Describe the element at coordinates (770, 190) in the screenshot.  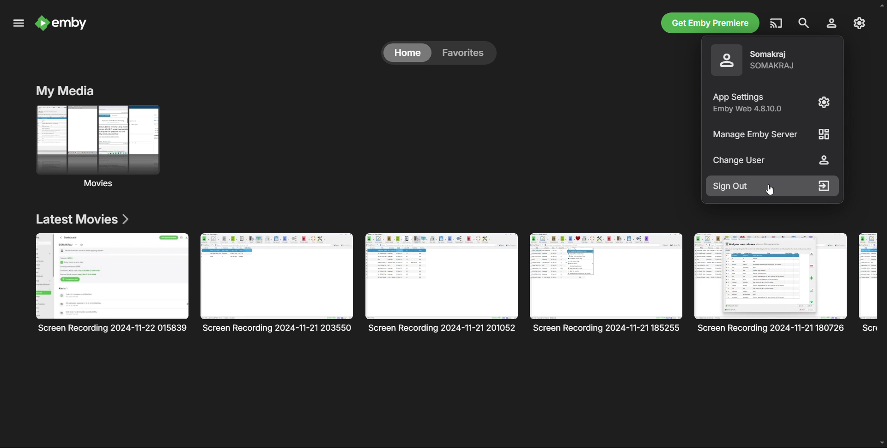
I see `Cursor` at that location.